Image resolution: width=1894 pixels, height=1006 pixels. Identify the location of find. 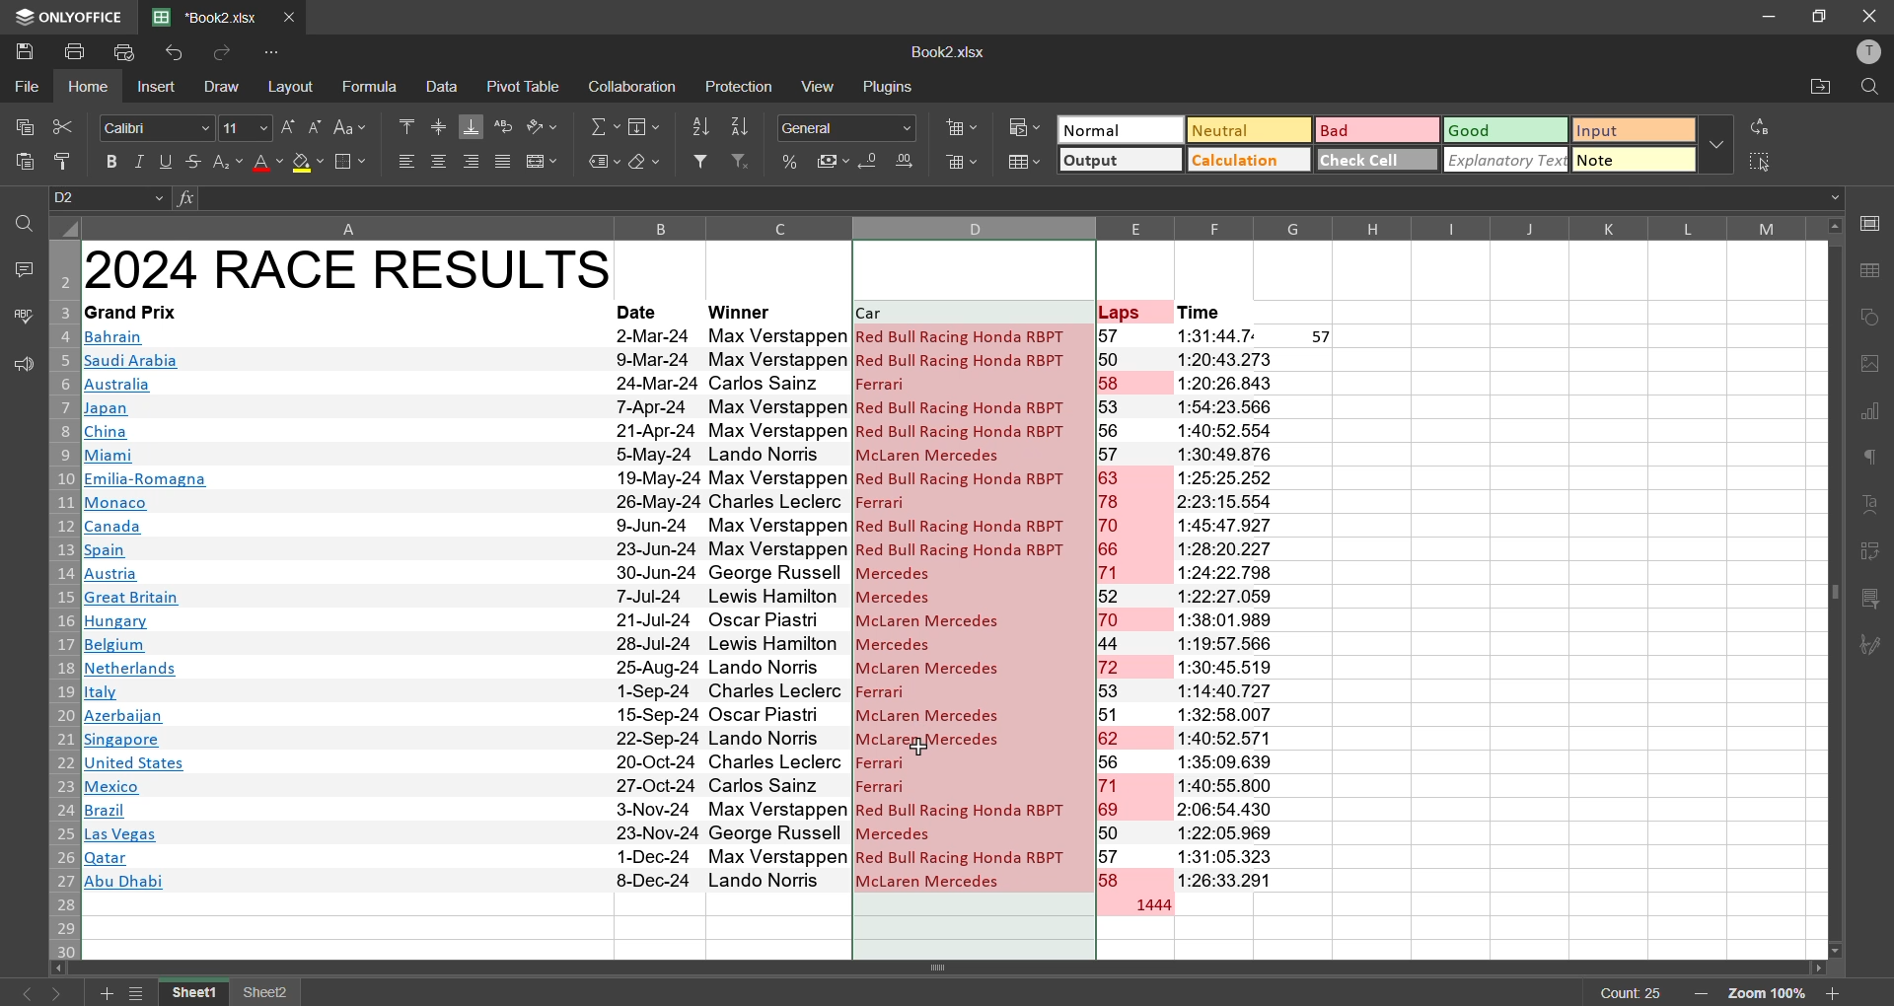
(24, 223).